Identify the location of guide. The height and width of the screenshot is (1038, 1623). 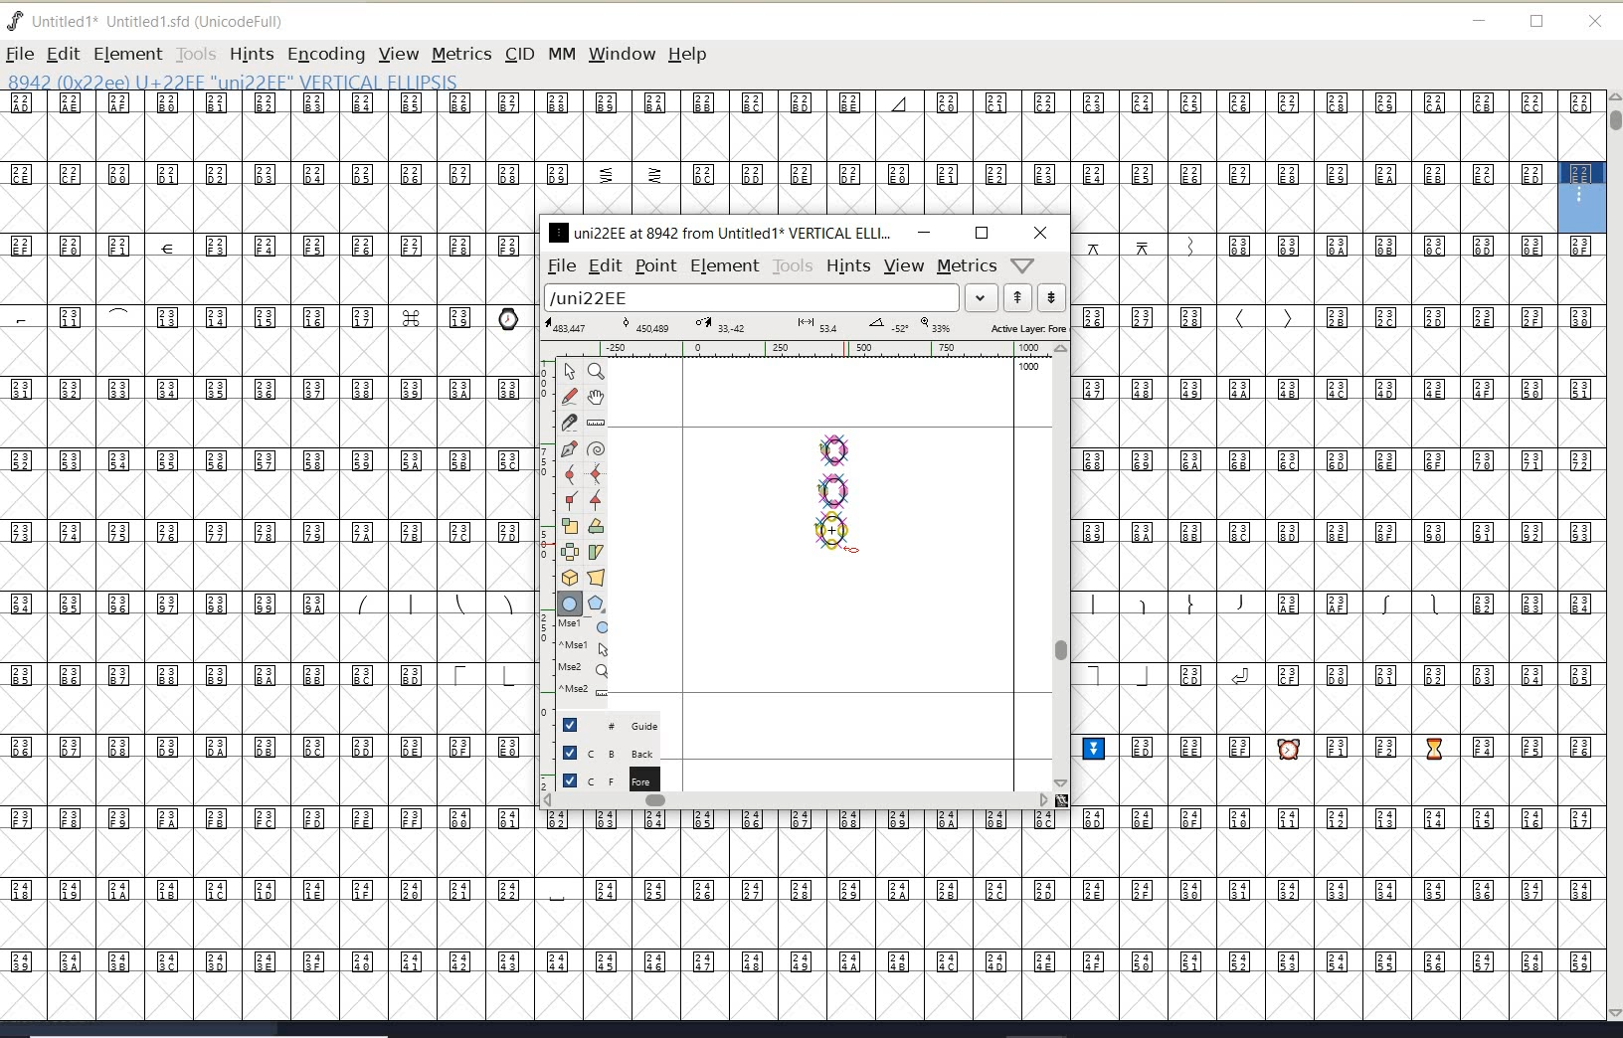
(618, 723).